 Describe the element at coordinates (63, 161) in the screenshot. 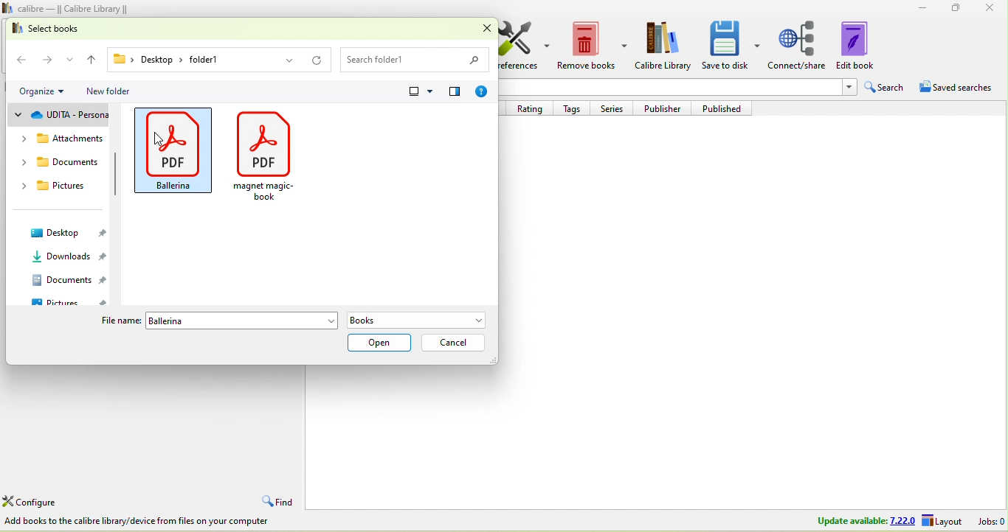

I see `documents` at that location.